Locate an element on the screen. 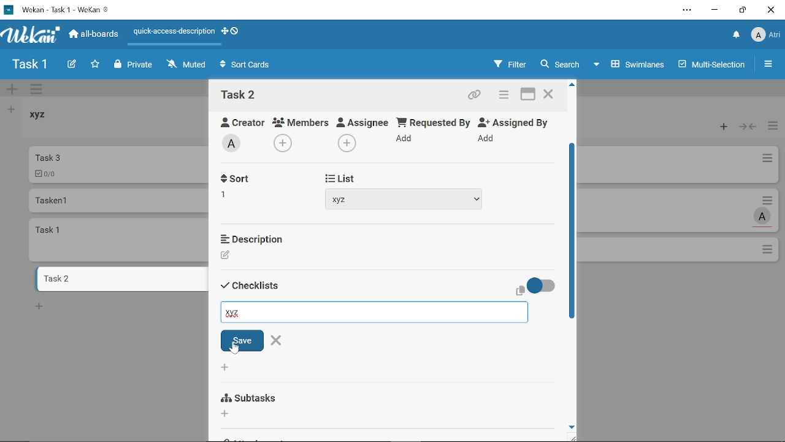 The image size is (785, 442). Add swimlane is located at coordinates (12, 90).